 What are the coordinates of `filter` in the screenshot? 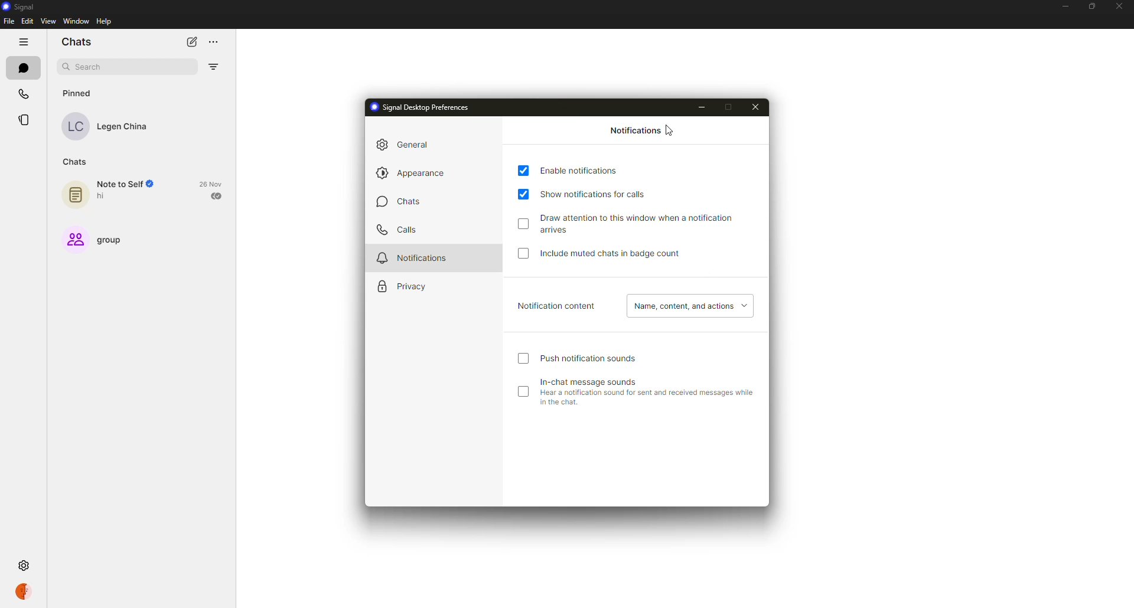 It's located at (214, 66).